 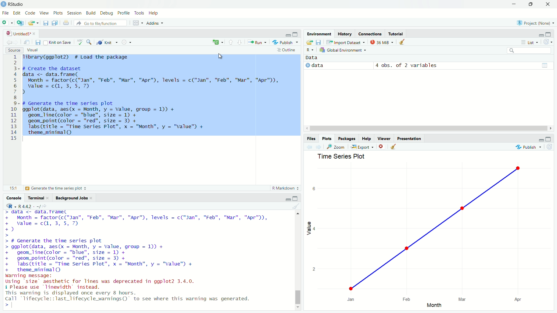 What do you see at coordinates (7, 23) in the screenshot?
I see `new file` at bounding box center [7, 23].